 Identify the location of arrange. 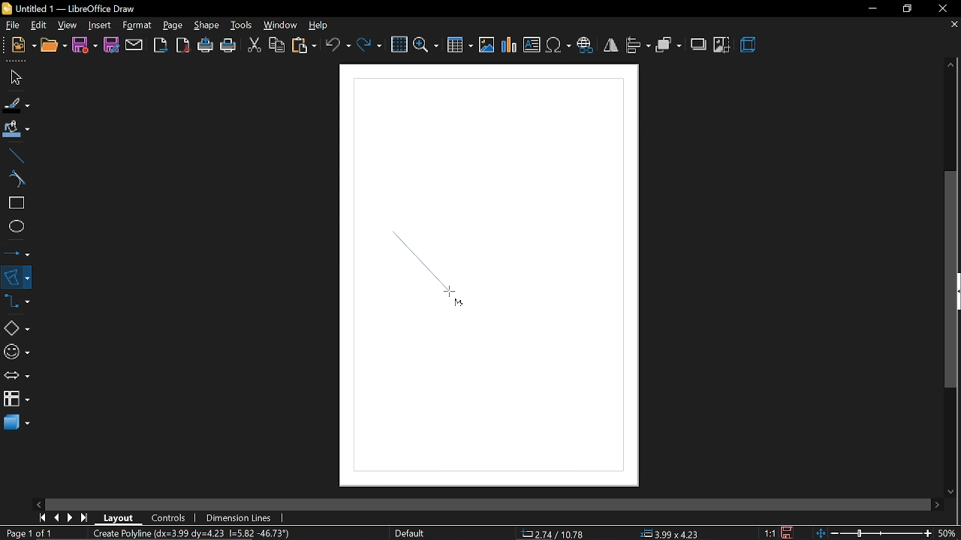
(668, 44).